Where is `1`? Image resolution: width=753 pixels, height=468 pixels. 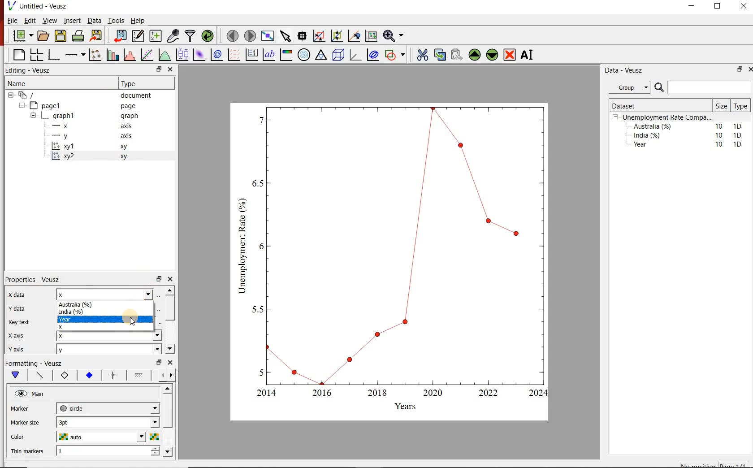
1 is located at coordinates (100, 451).